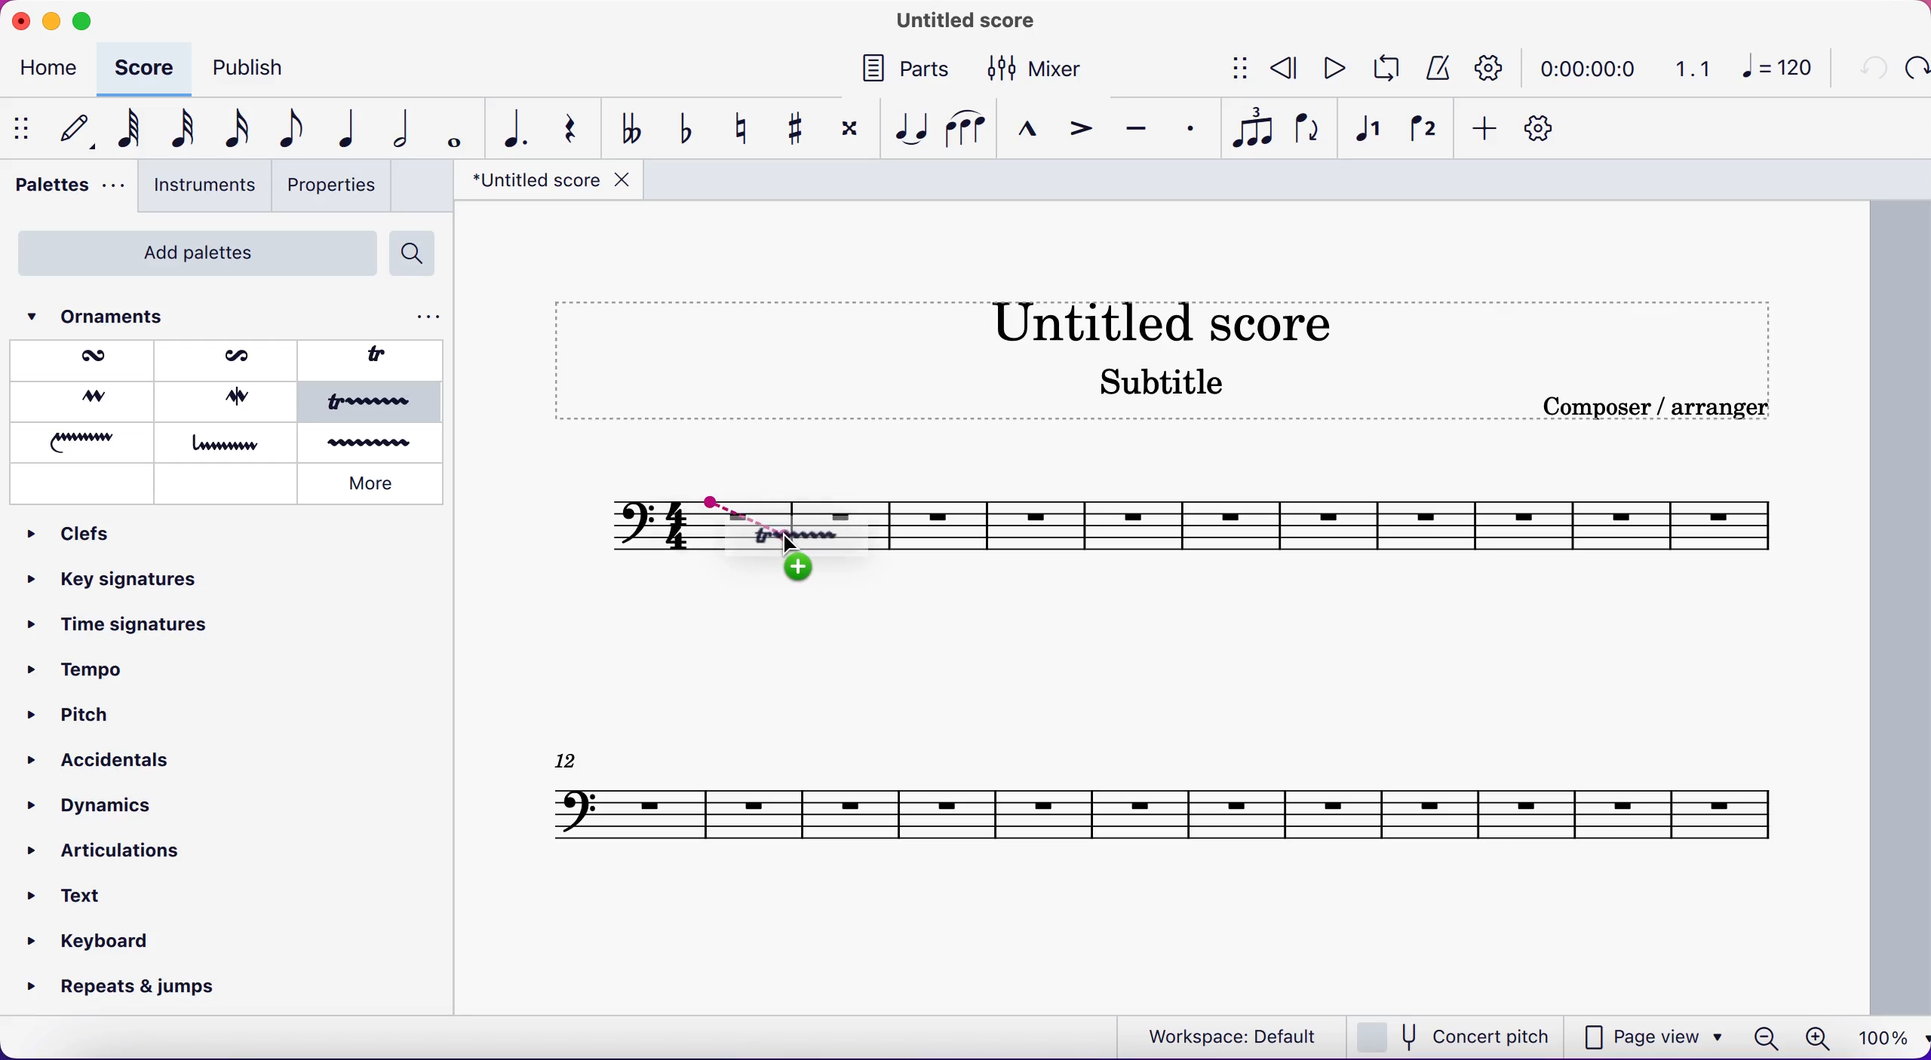  Describe the element at coordinates (94, 940) in the screenshot. I see `keyboard` at that location.